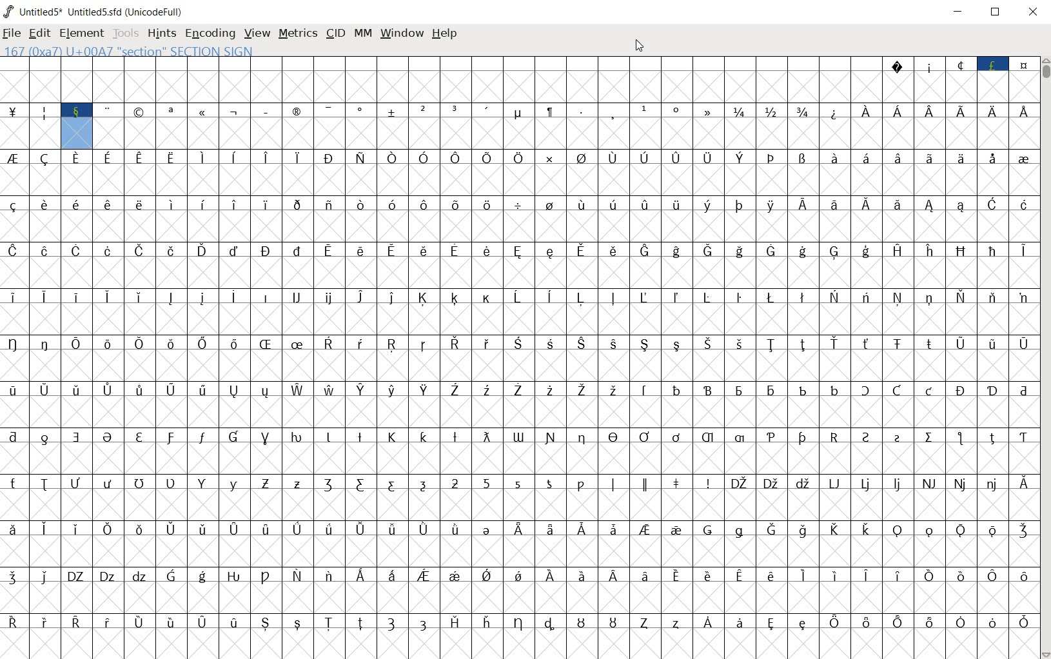 This screenshot has width=1051, height=659. I want to click on accented alphabet, so click(328, 217).